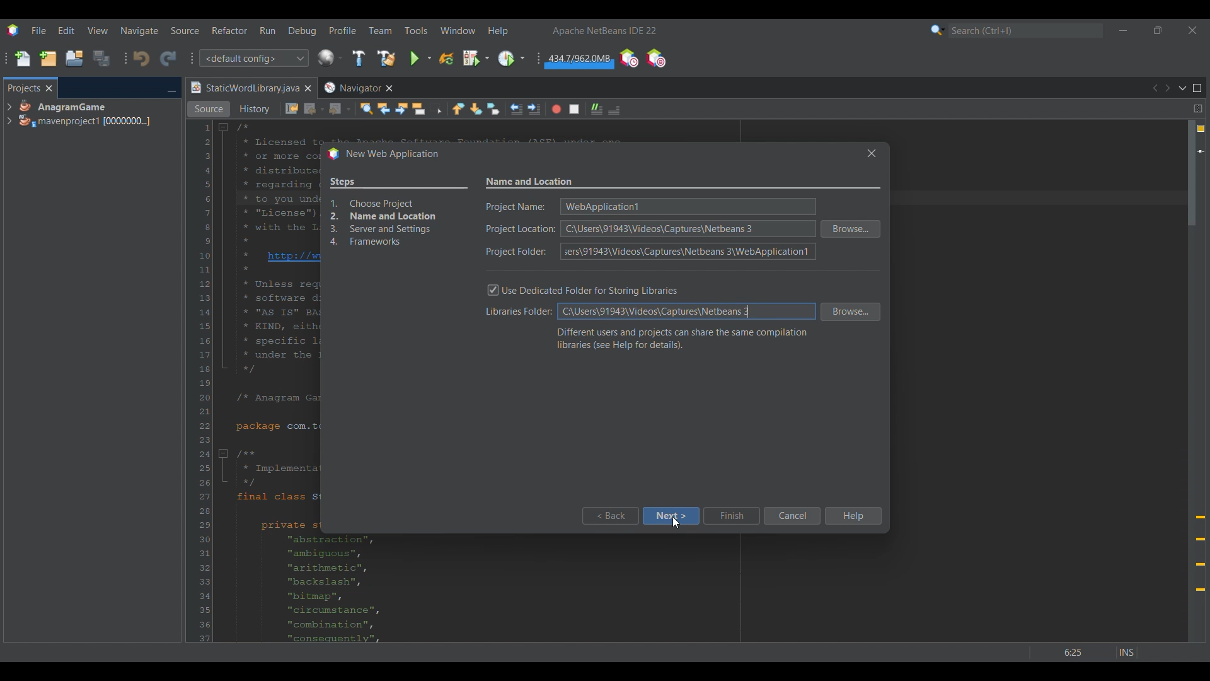 The image size is (1210, 681). What do you see at coordinates (671, 516) in the screenshot?
I see `Next highlighted by cursor` at bounding box center [671, 516].